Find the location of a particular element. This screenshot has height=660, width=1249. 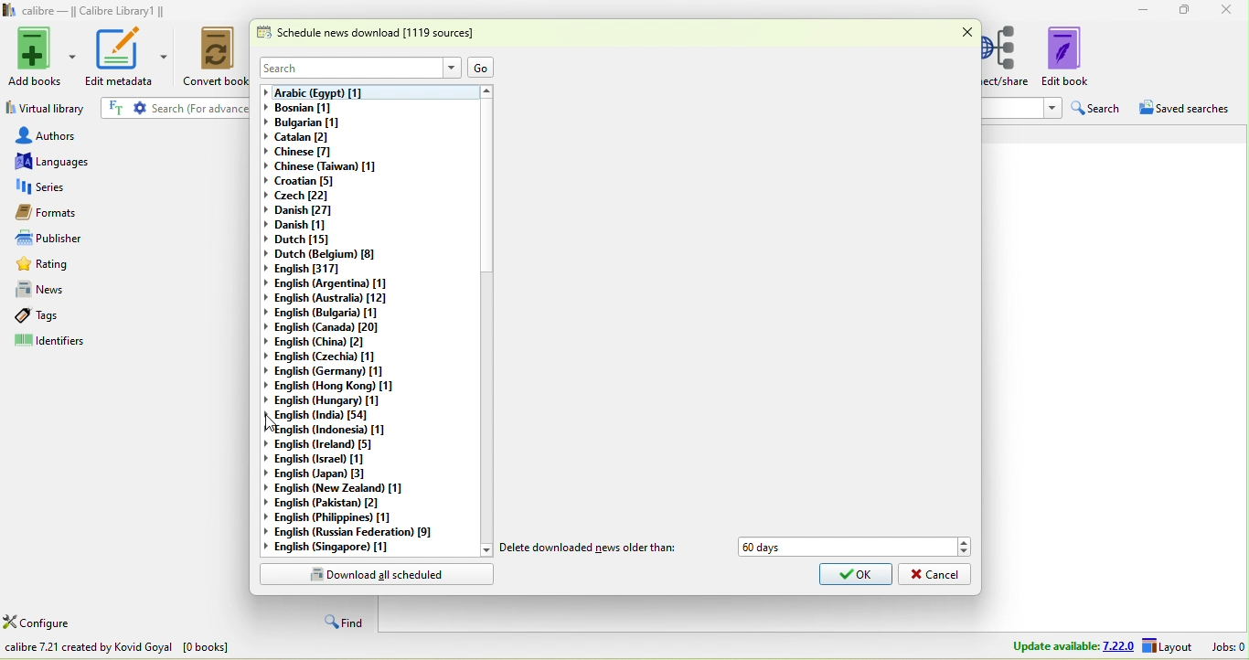

english(czechia)[1] is located at coordinates (336, 357).